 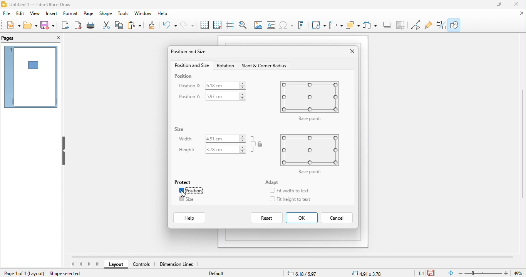 I want to click on start and corner radious, so click(x=265, y=66).